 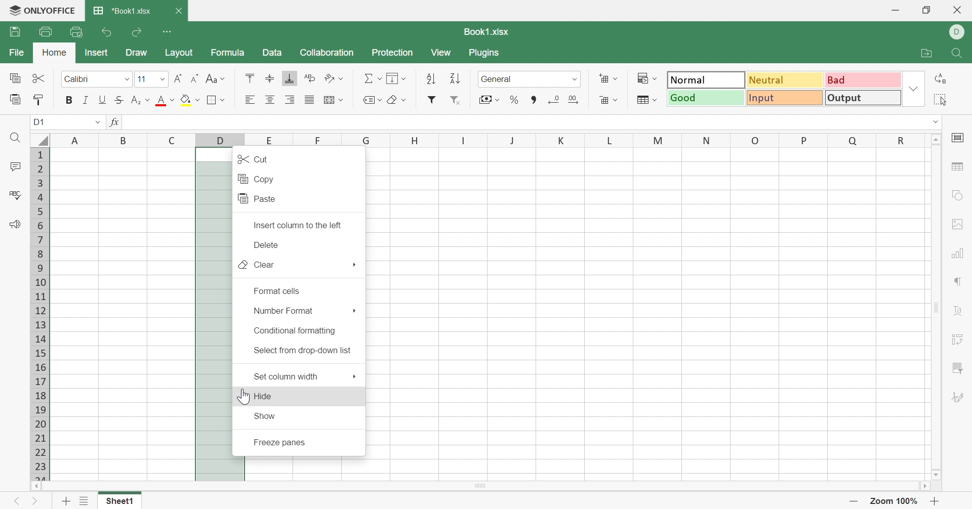 I want to click on General, so click(x=499, y=78).